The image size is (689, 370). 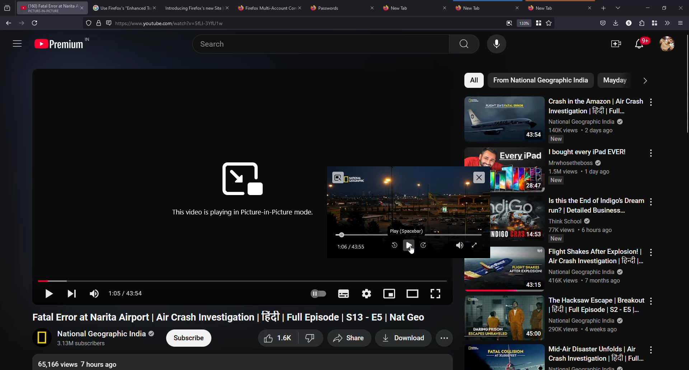 What do you see at coordinates (95, 338) in the screenshot?
I see `channel name, logo and subscribers` at bounding box center [95, 338].